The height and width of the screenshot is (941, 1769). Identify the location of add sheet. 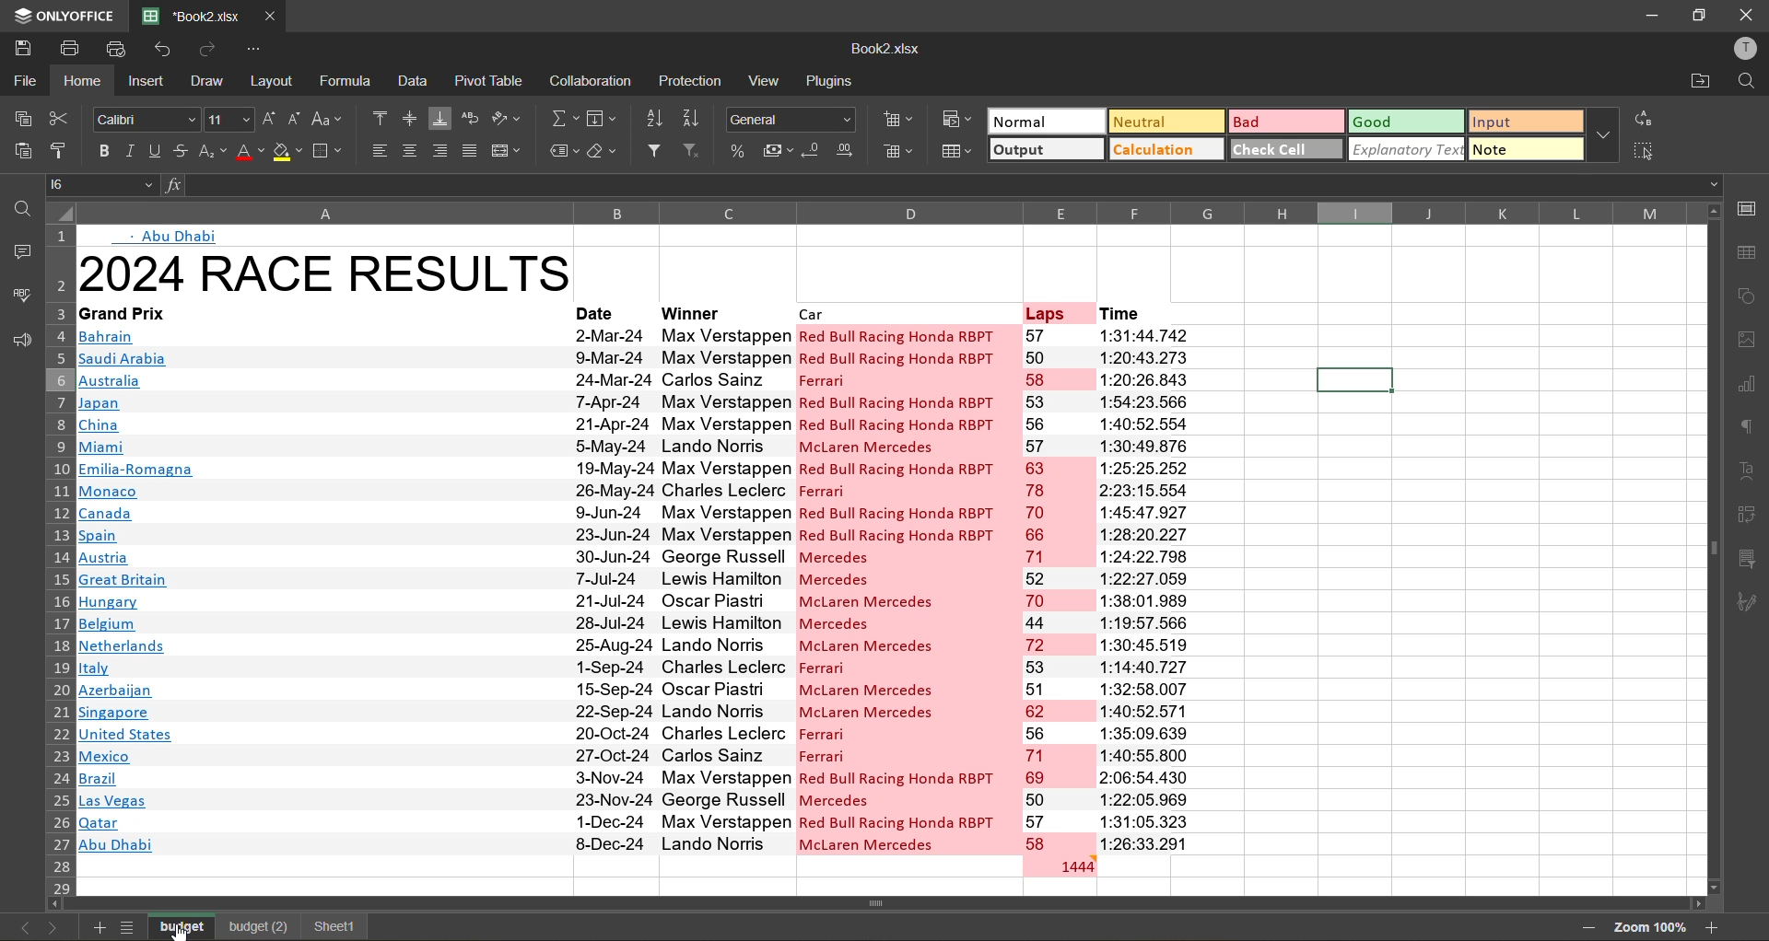
(96, 927).